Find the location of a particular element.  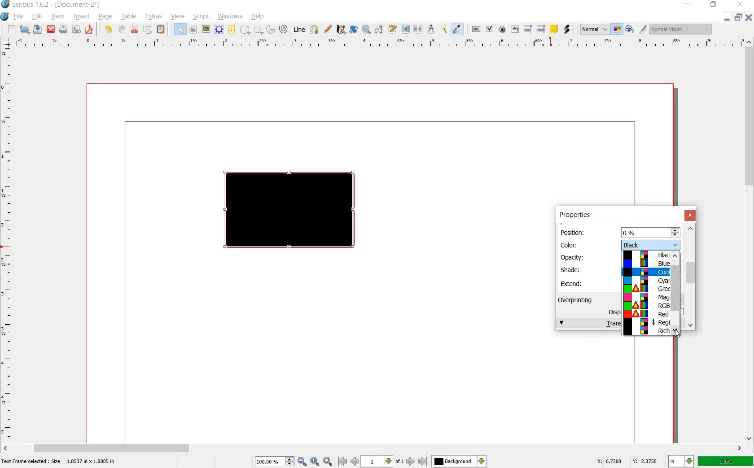

in is located at coordinates (682, 461).